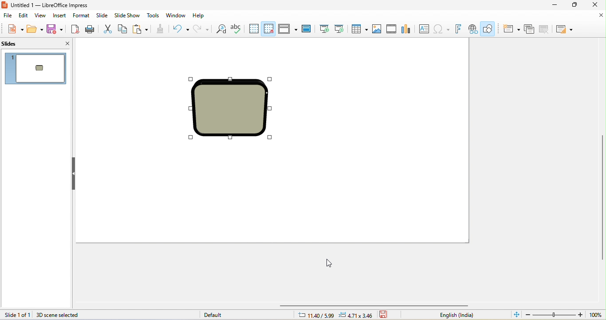 The width and height of the screenshot is (606, 320). Describe the element at coordinates (55, 28) in the screenshot. I see `save` at that location.